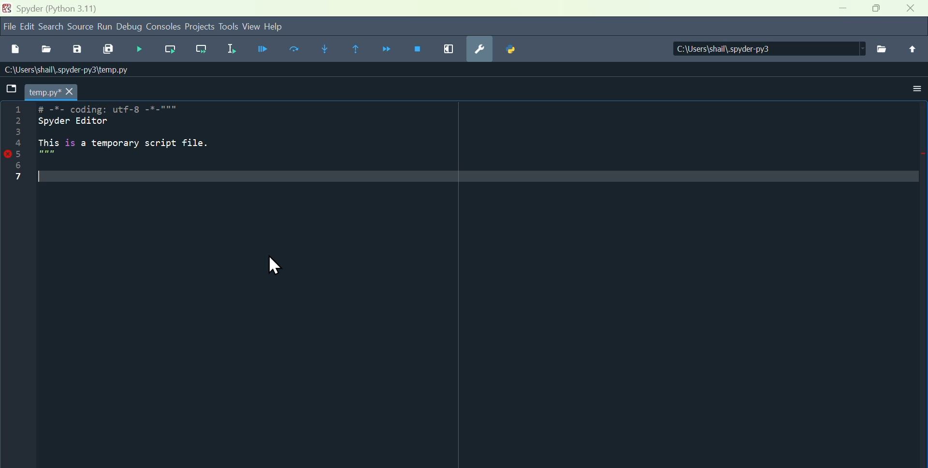  Describe the element at coordinates (138, 147) in the screenshot. I see `w =7= Coding. uLT=o ="-
Spyder Editor
This is a temporary script fi` at that location.